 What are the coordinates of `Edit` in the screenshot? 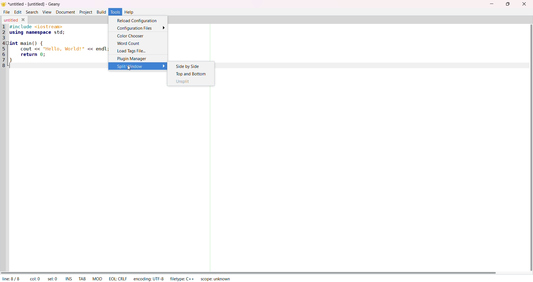 It's located at (17, 12).